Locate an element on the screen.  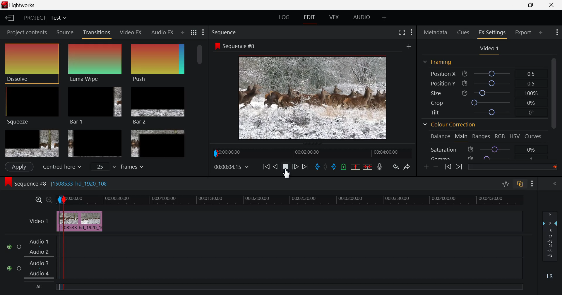
RGB Tab is located at coordinates (501, 137).